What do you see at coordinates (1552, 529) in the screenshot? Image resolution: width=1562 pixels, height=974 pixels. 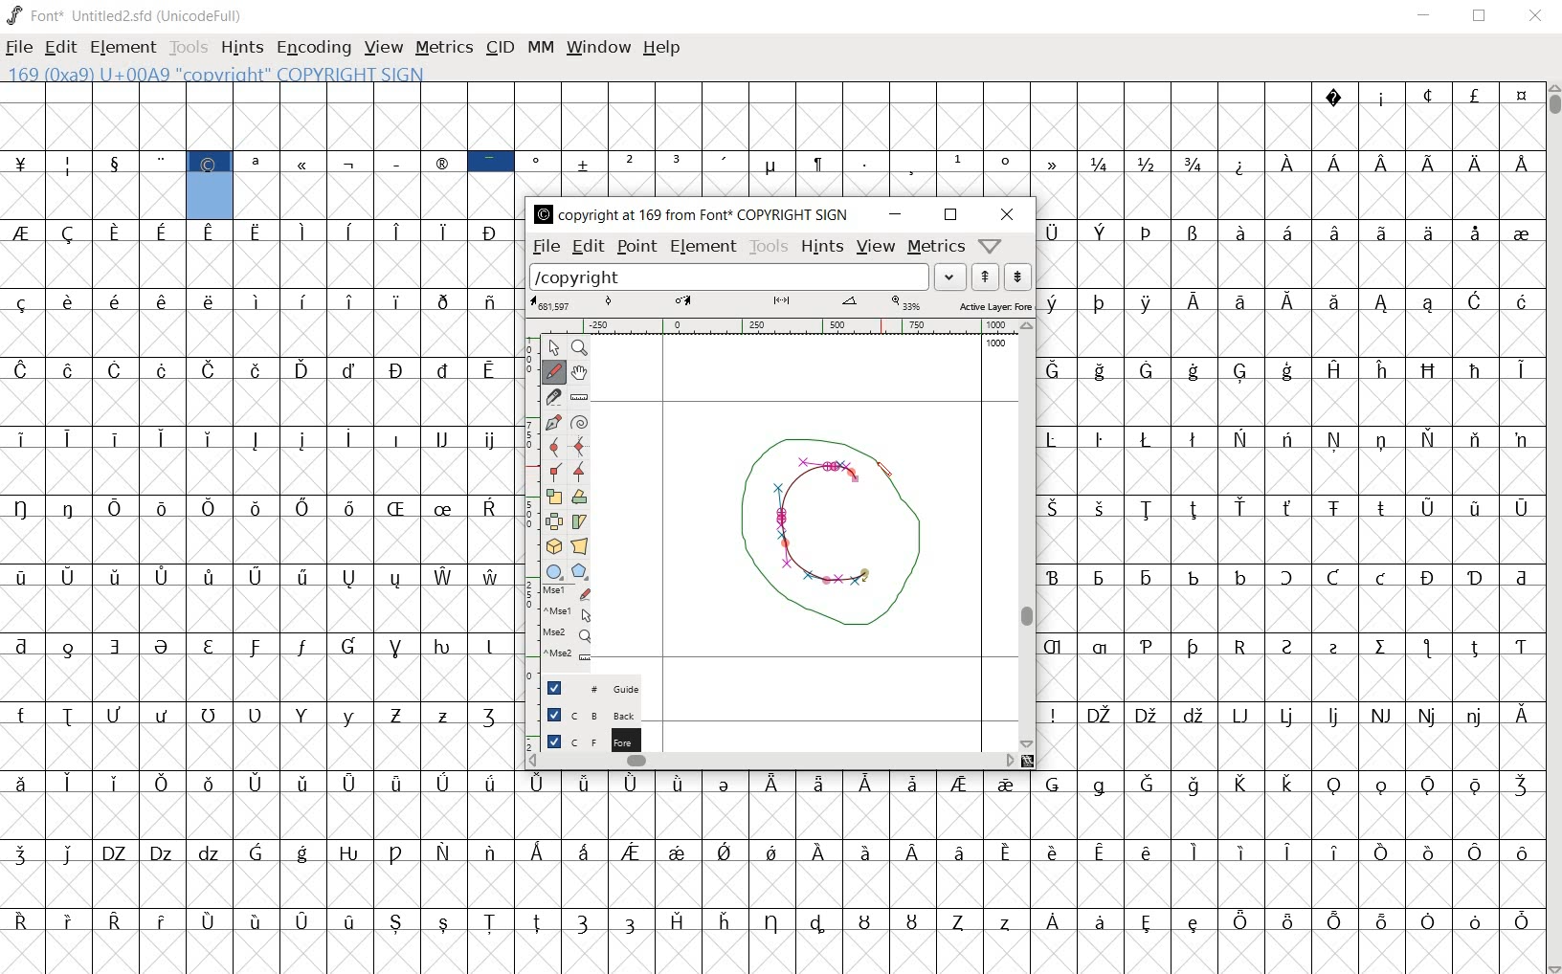 I see `scrollbar` at bounding box center [1552, 529].